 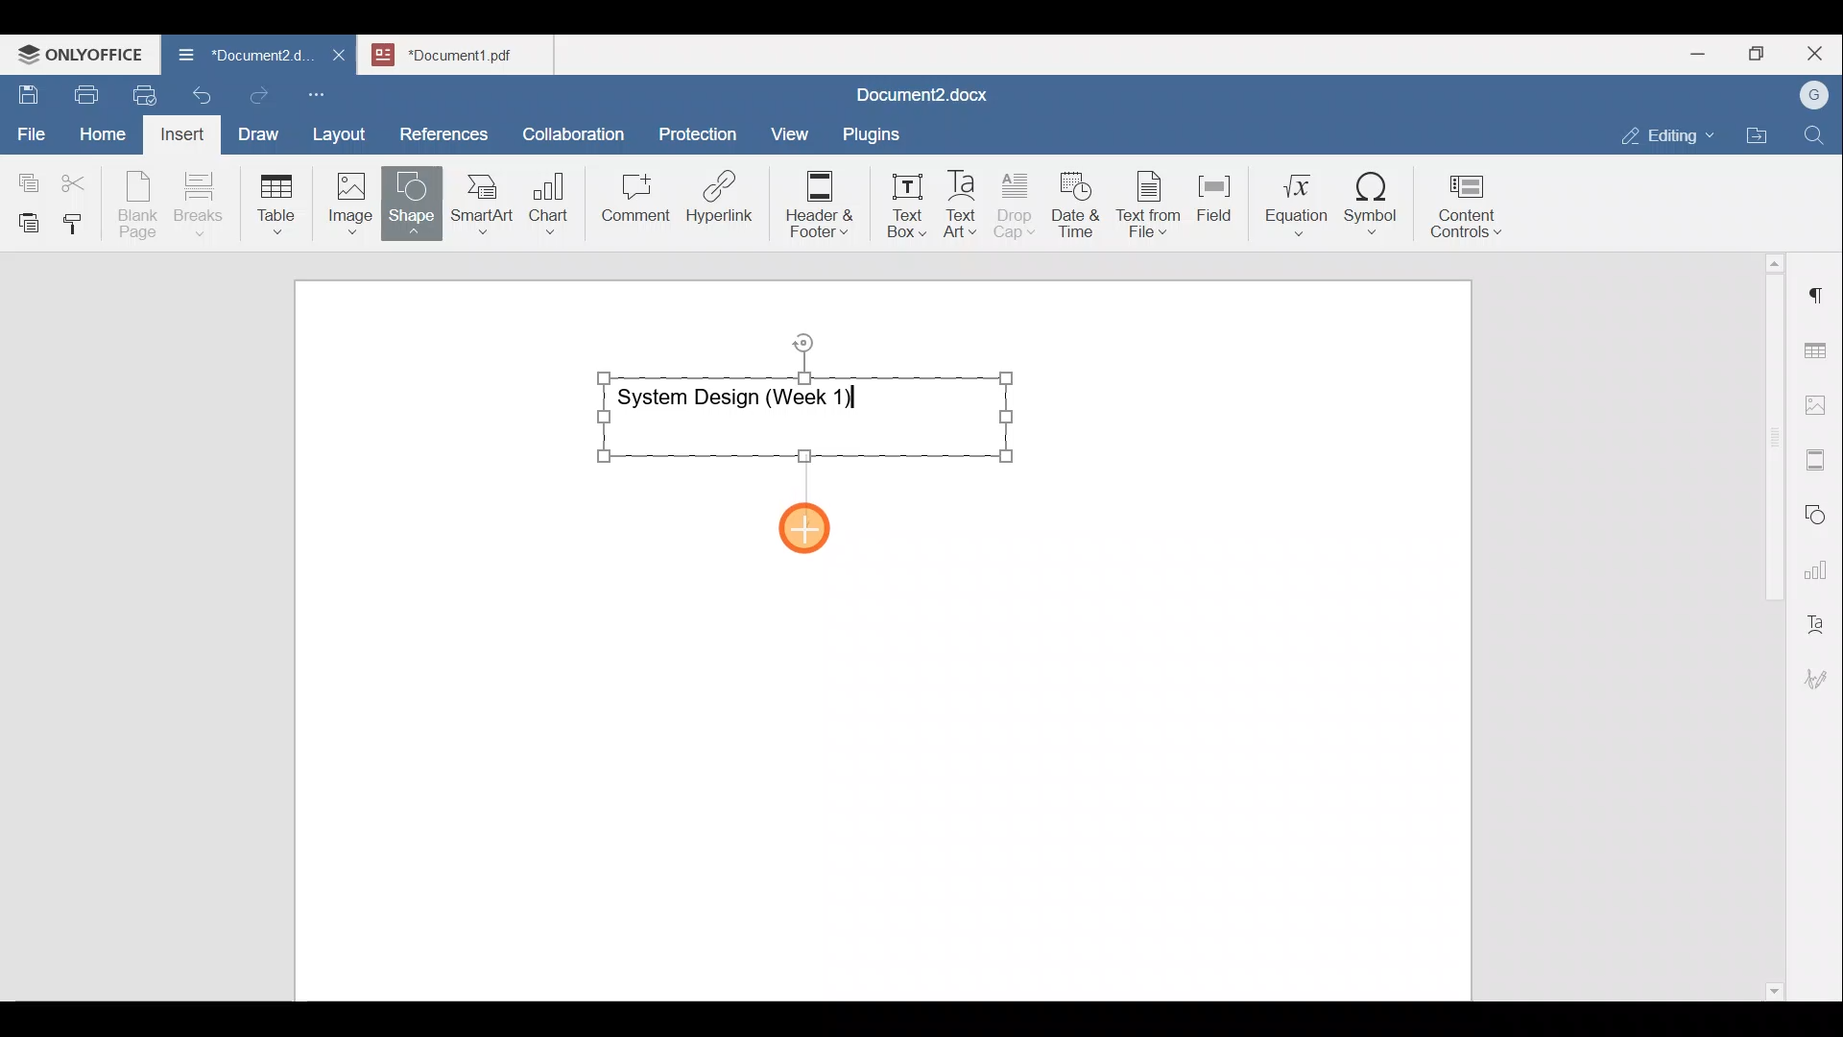 I want to click on Quick print, so click(x=139, y=92).